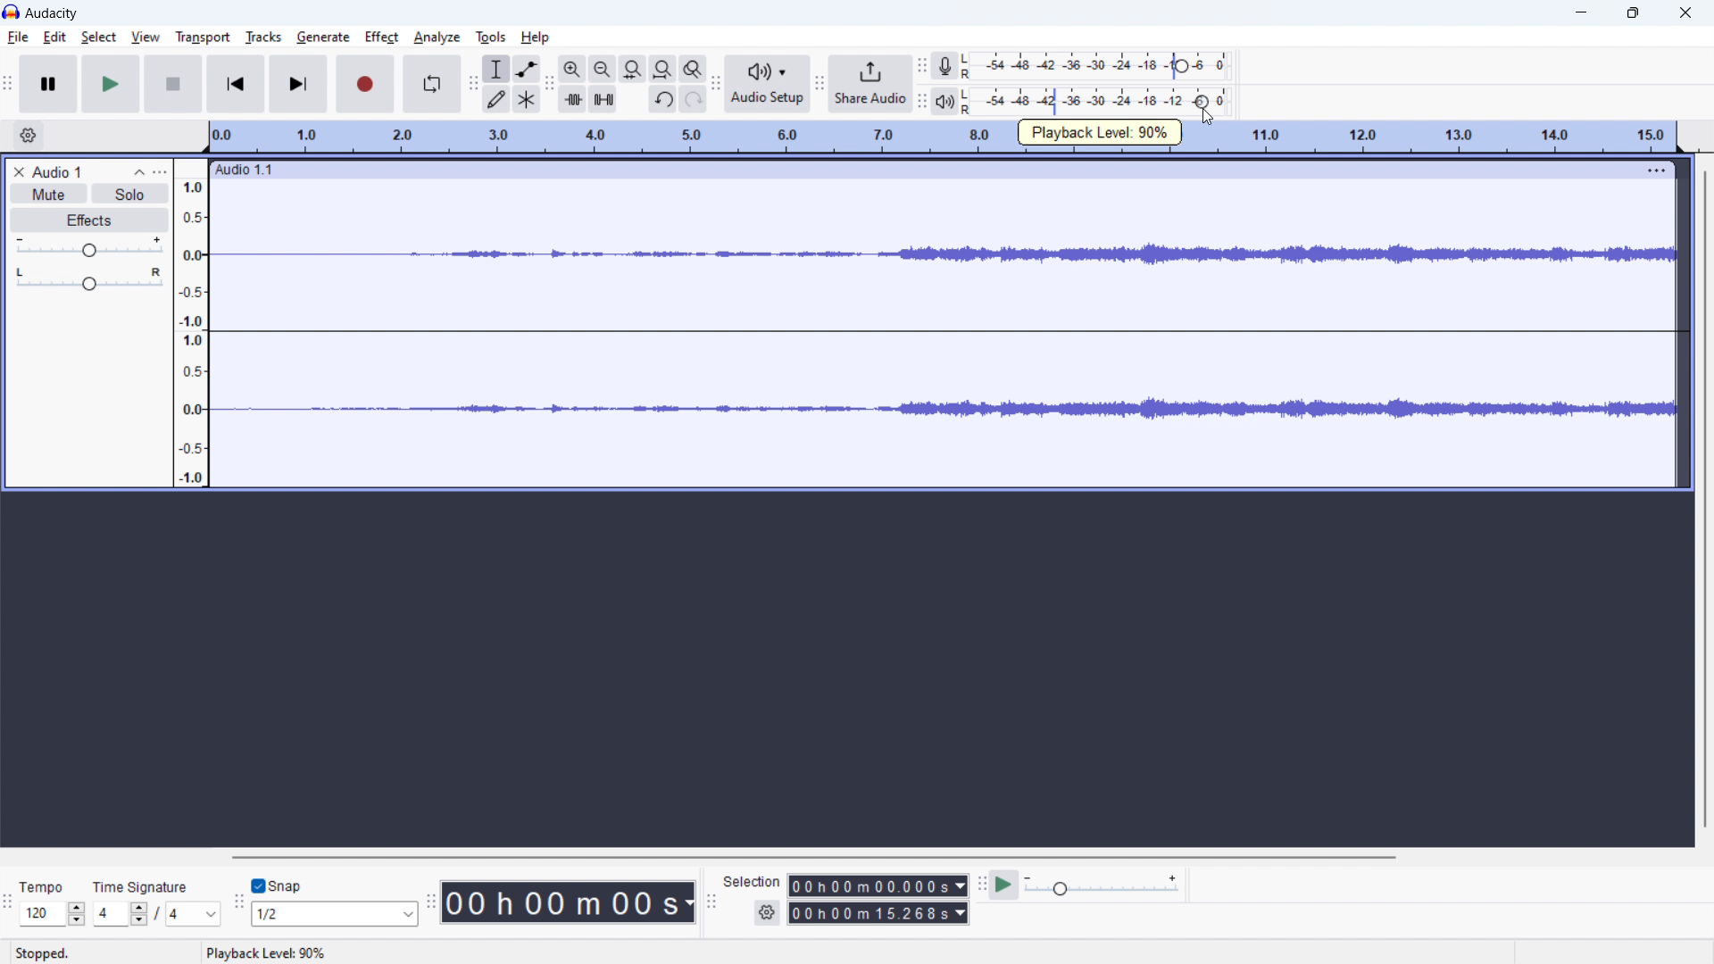 The image size is (1714, 964). I want to click on stop, so click(172, 83).